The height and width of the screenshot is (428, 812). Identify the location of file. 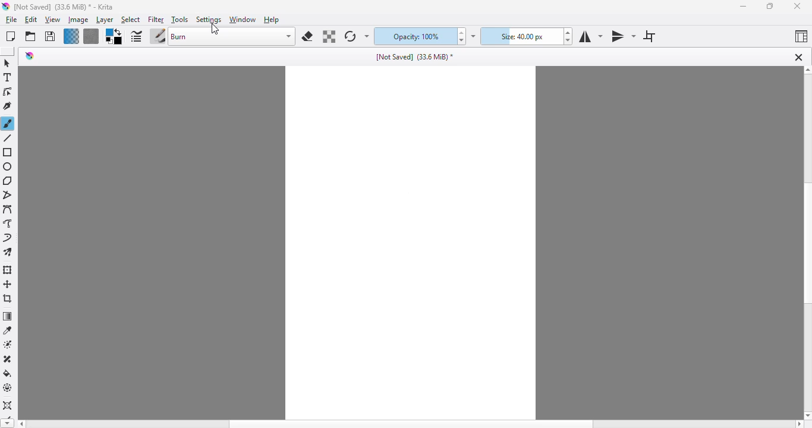
(11, 20).